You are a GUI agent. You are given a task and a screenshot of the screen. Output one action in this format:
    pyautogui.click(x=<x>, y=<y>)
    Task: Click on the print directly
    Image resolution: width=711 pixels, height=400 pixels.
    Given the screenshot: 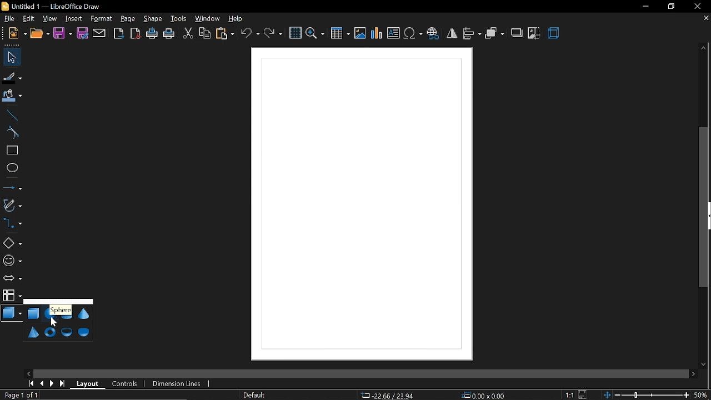 What is the action you would take?
    pyautogui.click(x=152, y=34)
    